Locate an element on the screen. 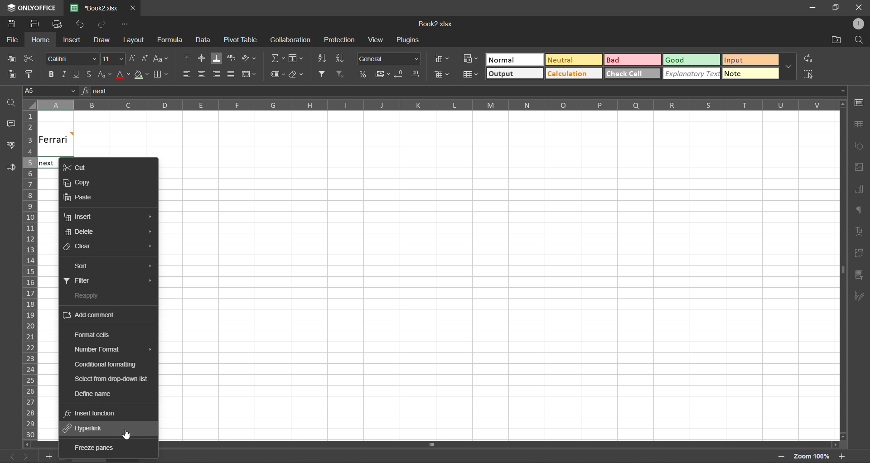 The image size is (870, 463). zoom out is located at coordinates (780, 458).